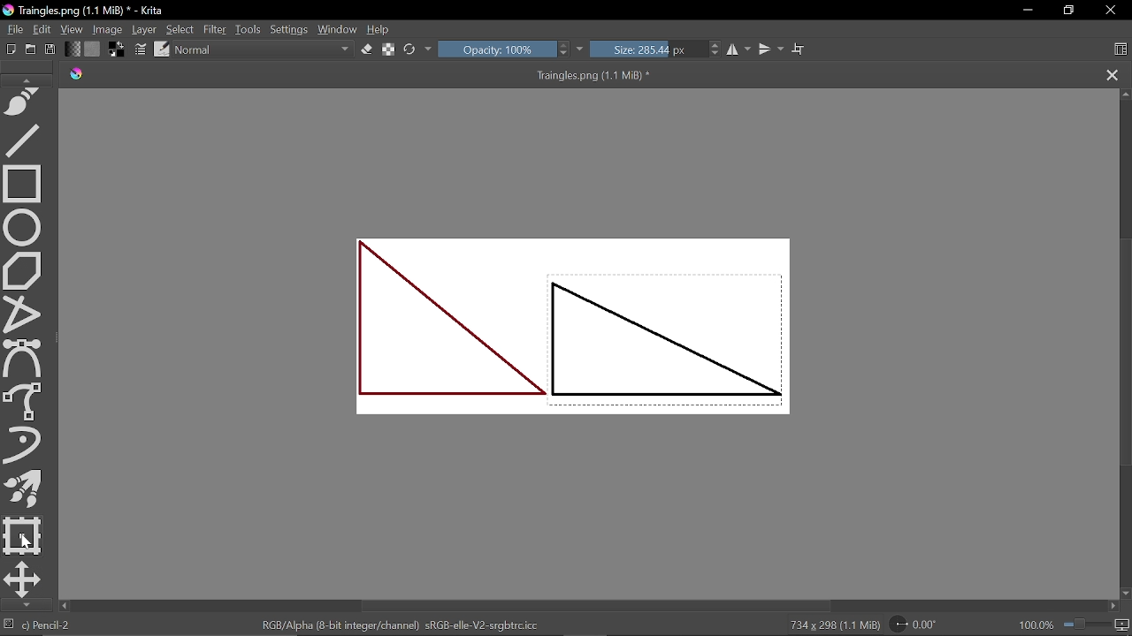 This screenshot has width=1132, height=636. Describe the element at coordinates (24, 489) in the screenshot. I see `Multibrush tool` at that location.